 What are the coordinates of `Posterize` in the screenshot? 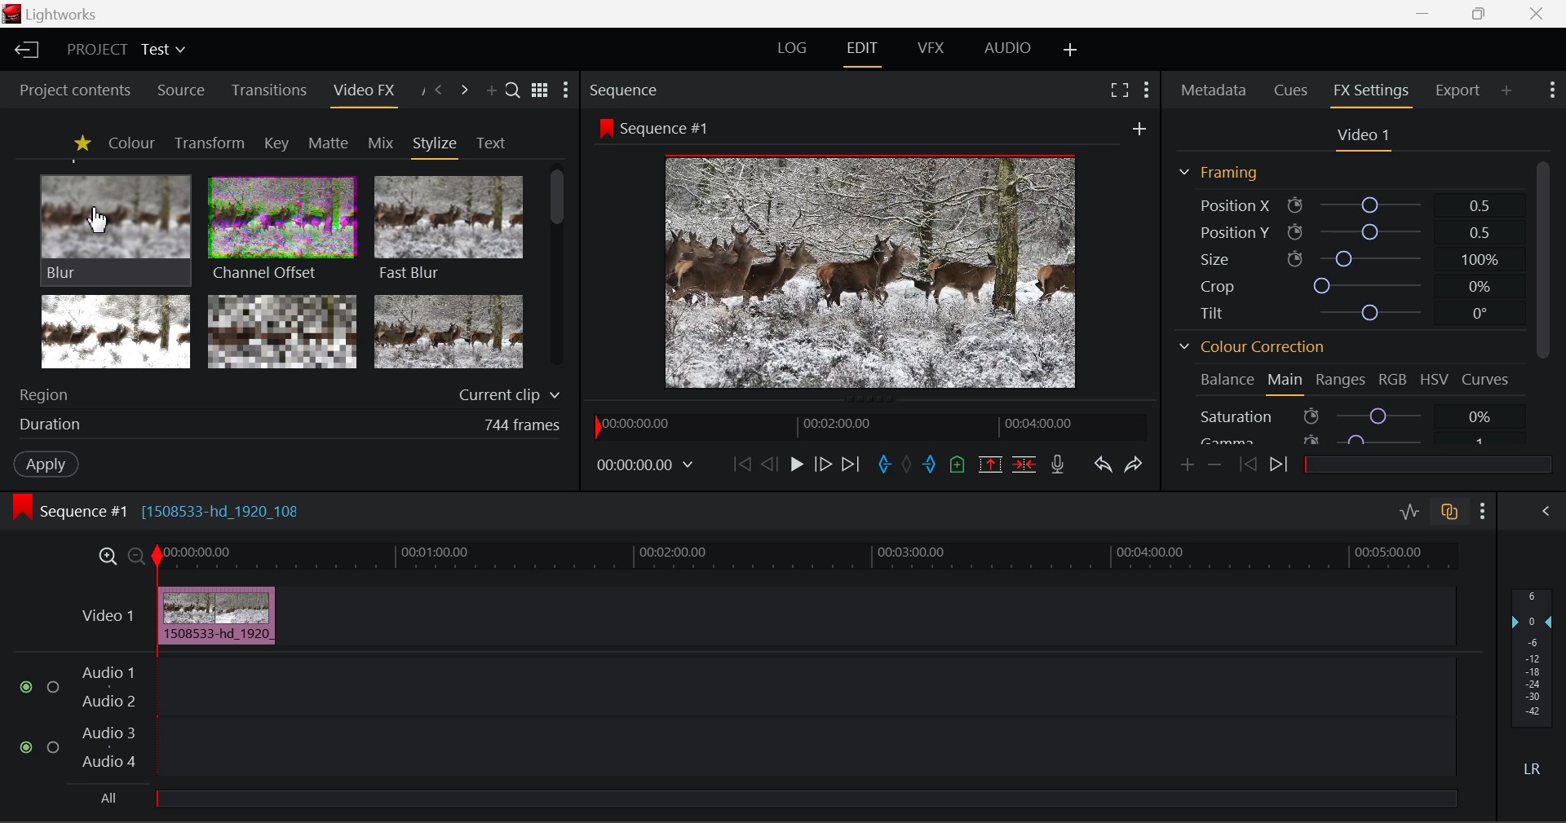 It's located at (450, 332).